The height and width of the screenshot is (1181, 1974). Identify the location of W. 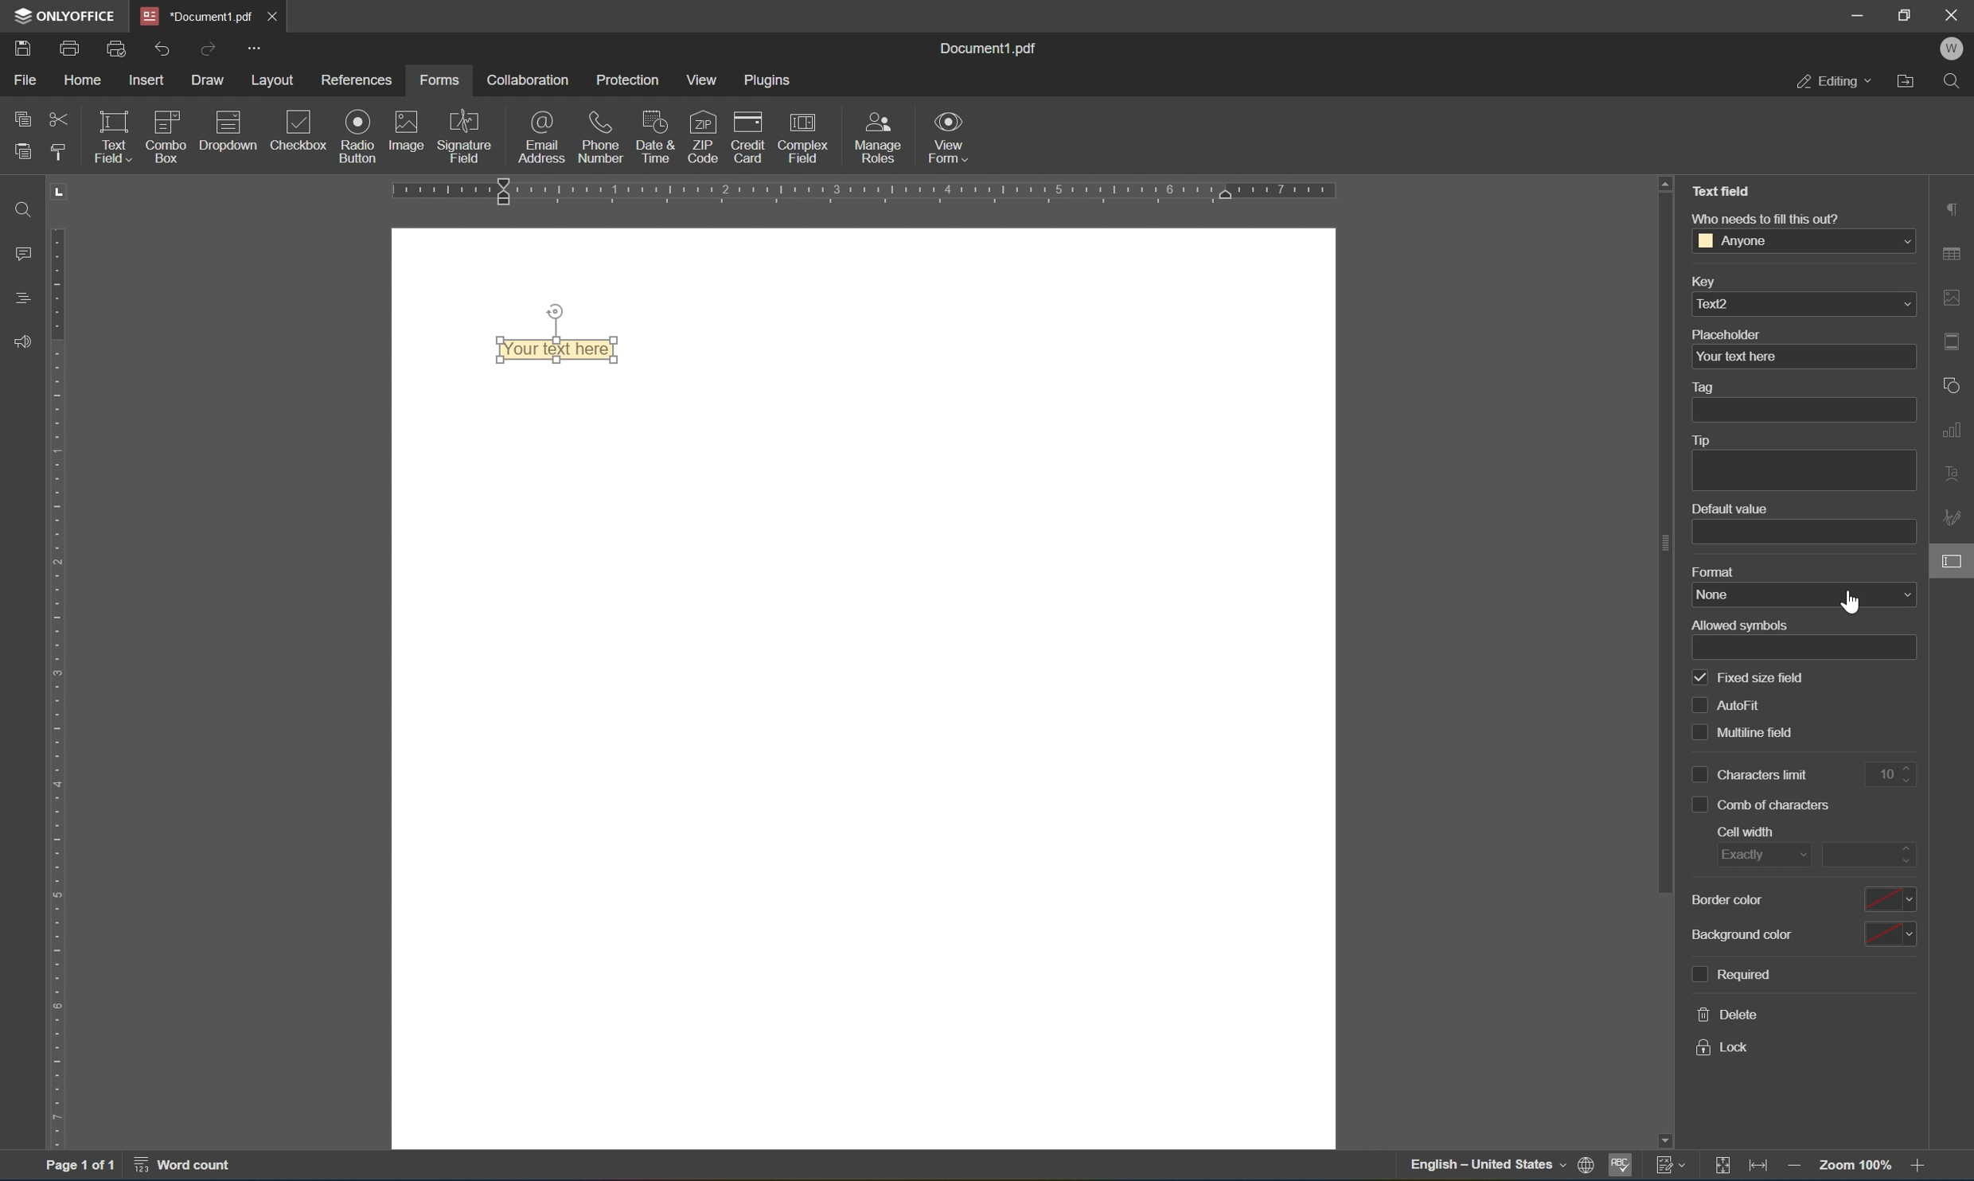
(1954, 48).